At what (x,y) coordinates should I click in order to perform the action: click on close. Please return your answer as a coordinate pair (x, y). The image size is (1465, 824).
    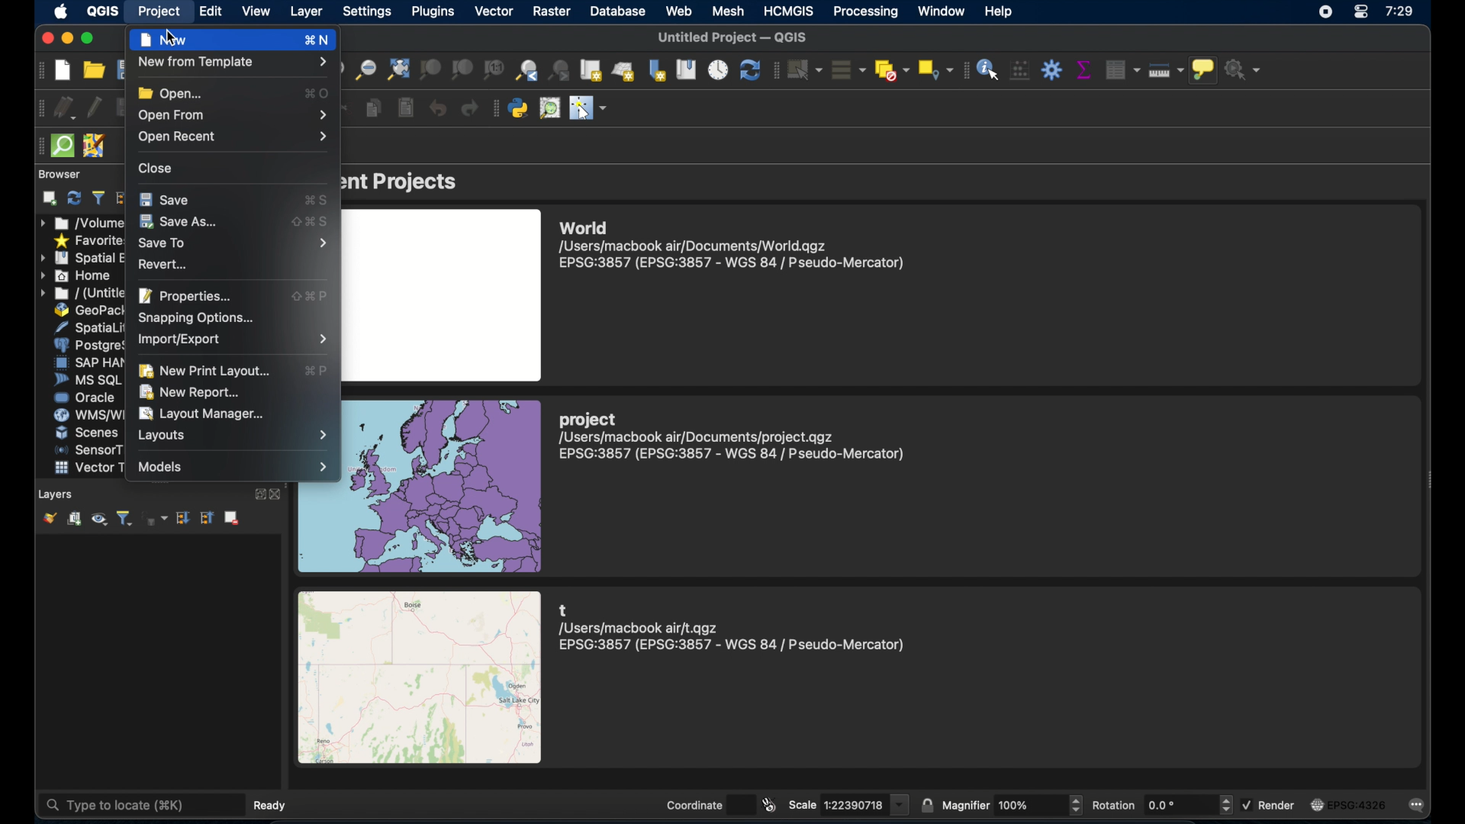
    Looking at the image, I should click on (159, 166).